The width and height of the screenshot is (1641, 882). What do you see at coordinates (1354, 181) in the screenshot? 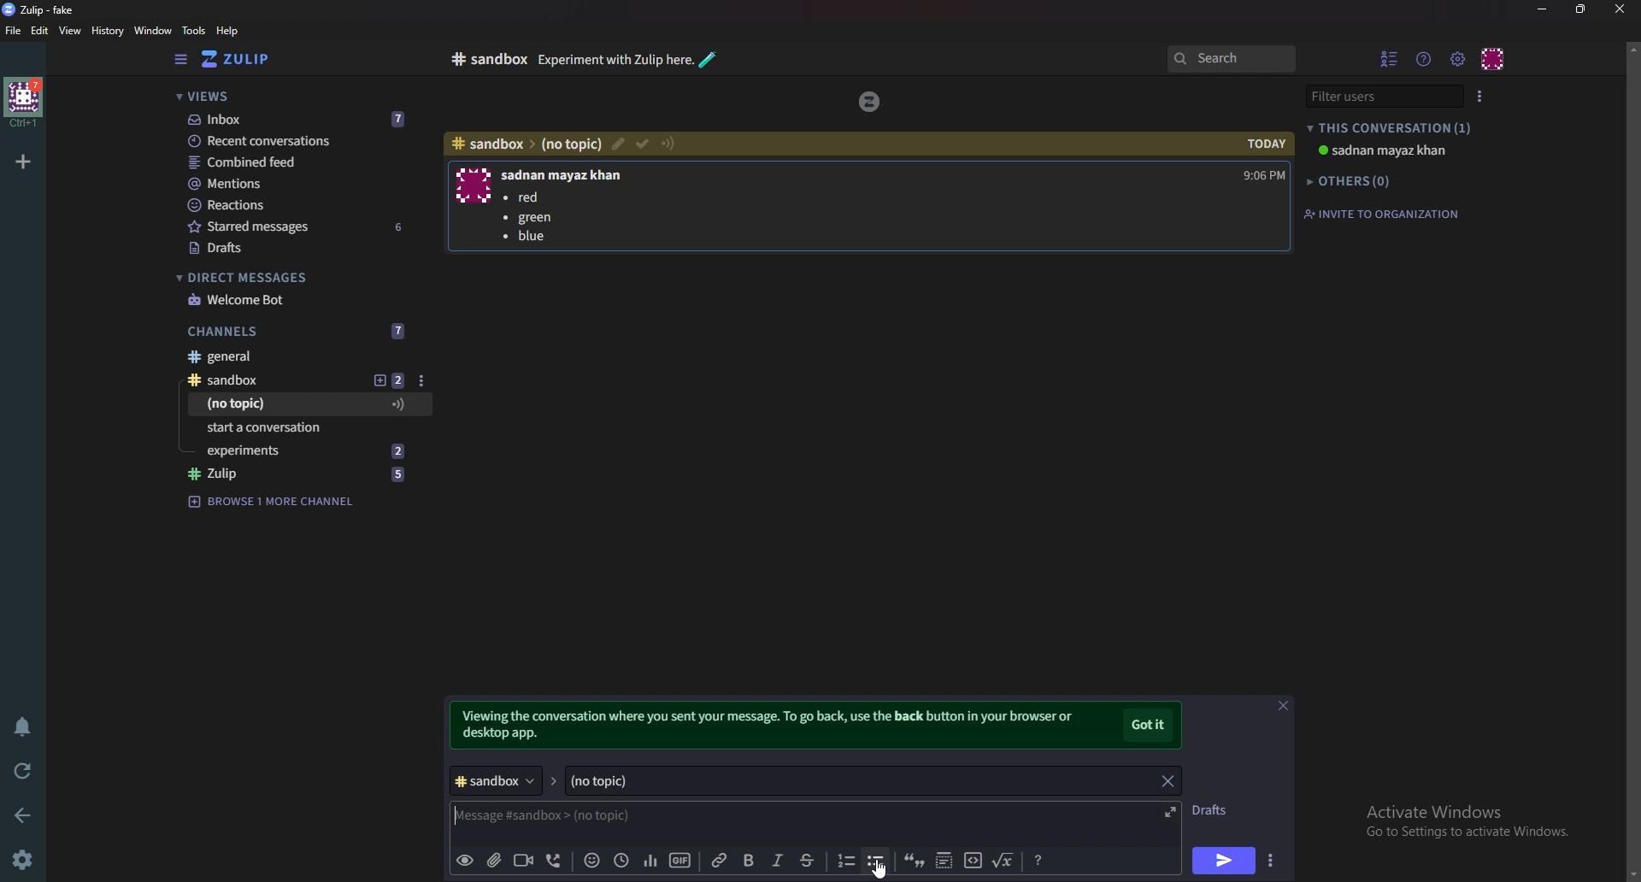
I see `other` at bounding box center [1354, 181].